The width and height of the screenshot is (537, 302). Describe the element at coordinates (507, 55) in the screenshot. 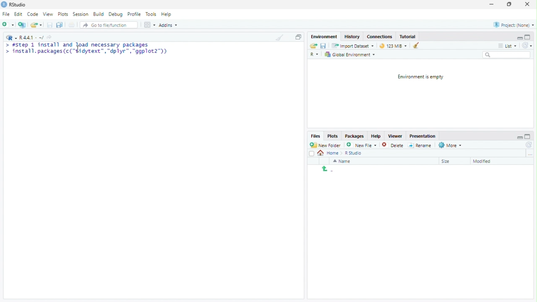

I see `Search` at that location.